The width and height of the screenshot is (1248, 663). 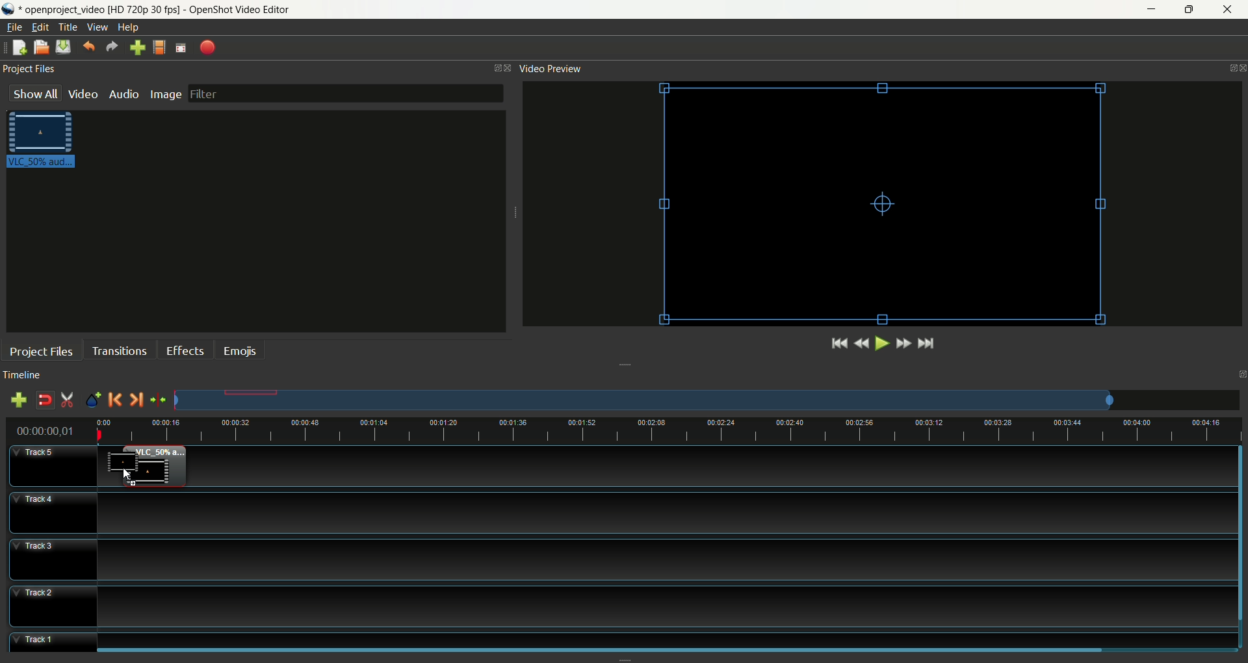 What do you see at coordinates (25, 374) in the screenshot?
I see `timeline` at bounding box center [25, 374].